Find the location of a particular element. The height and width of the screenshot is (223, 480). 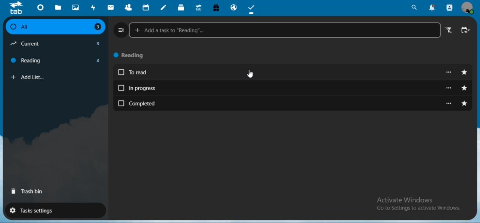

more is located at coordinates (450, 88).